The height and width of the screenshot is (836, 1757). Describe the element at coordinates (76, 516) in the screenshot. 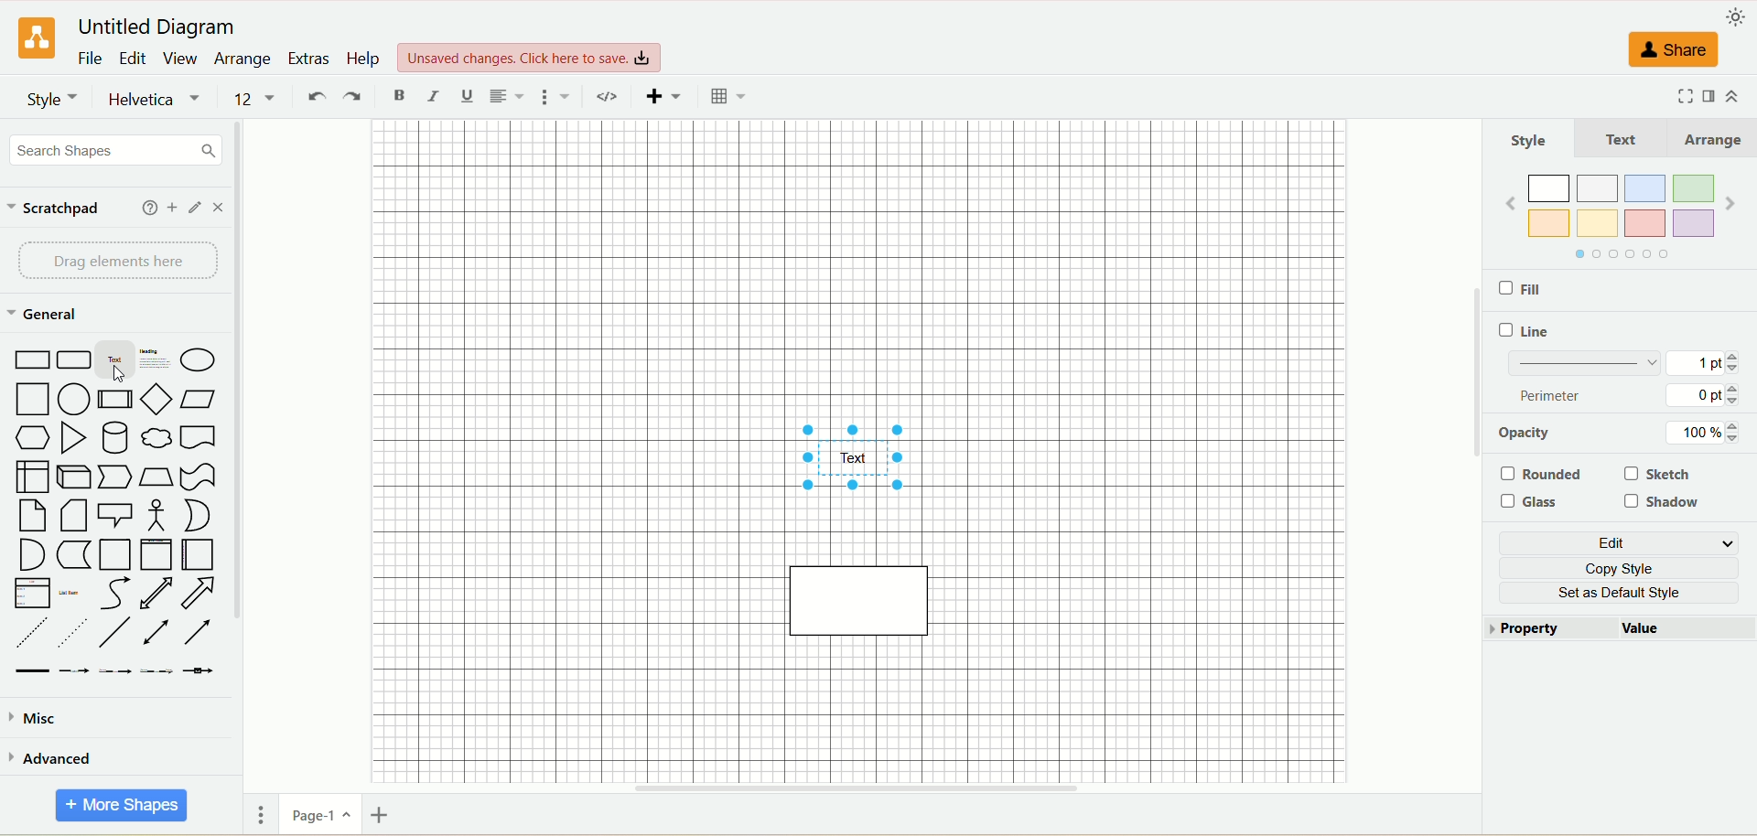

I see `card` at that location.